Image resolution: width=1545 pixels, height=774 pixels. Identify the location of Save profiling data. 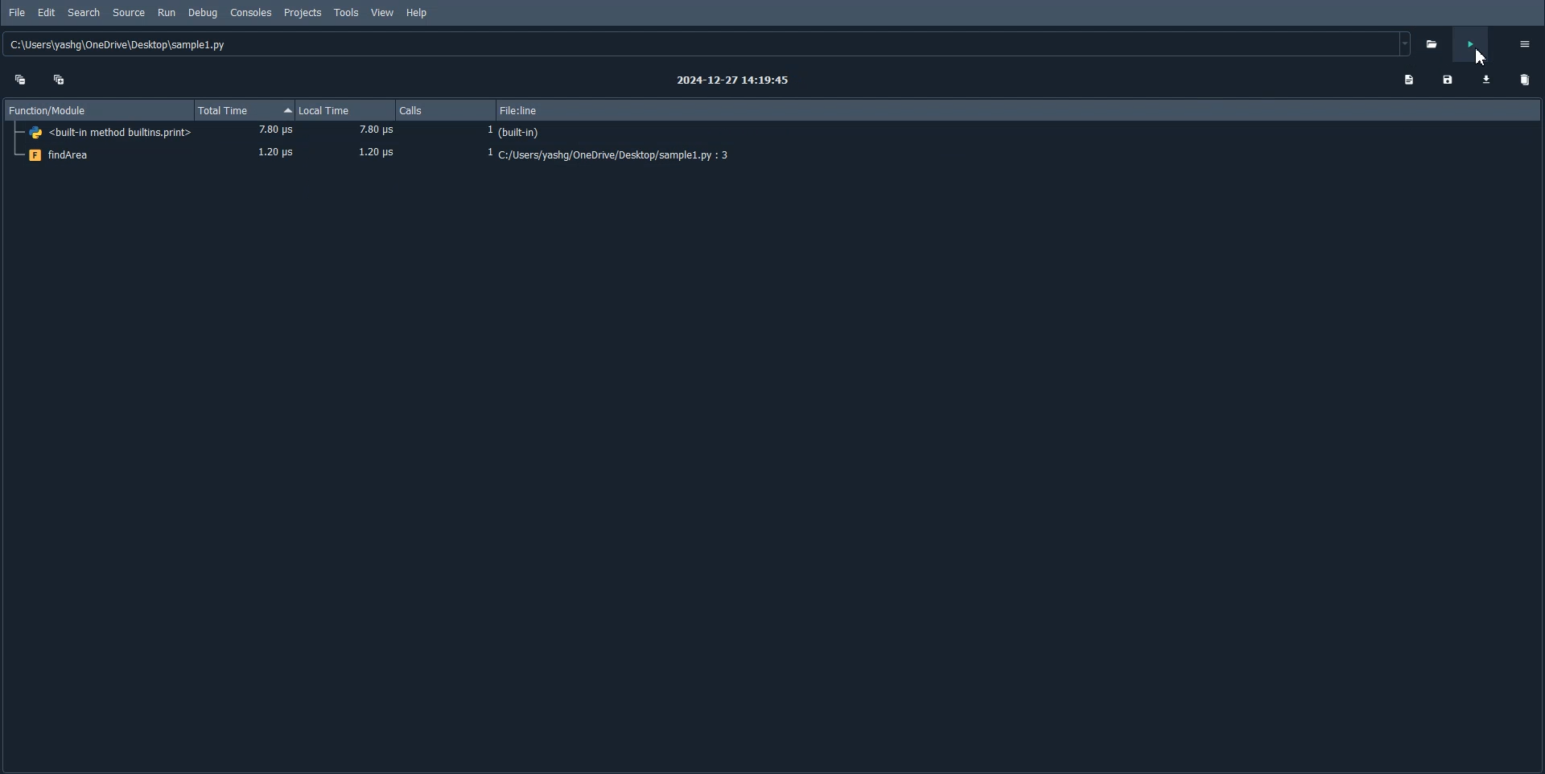
(1448, 80).